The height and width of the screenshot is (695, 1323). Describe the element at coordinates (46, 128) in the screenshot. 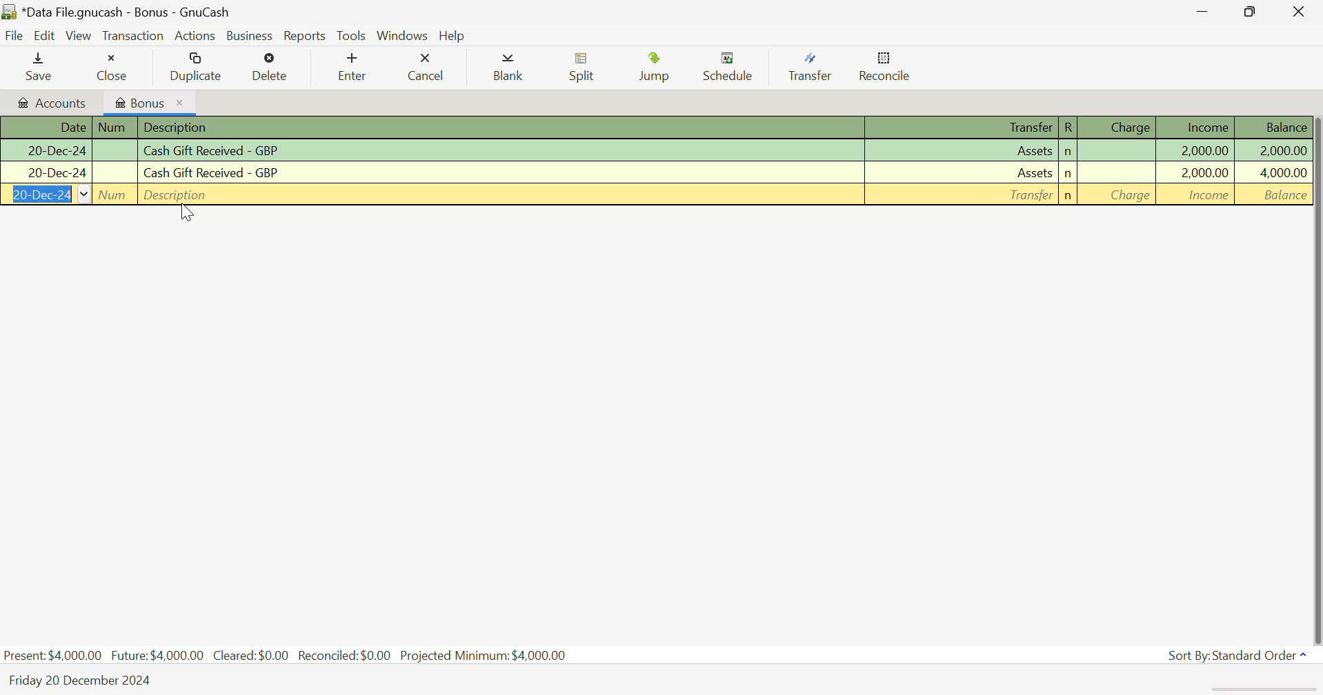

I see `Date` at that location.